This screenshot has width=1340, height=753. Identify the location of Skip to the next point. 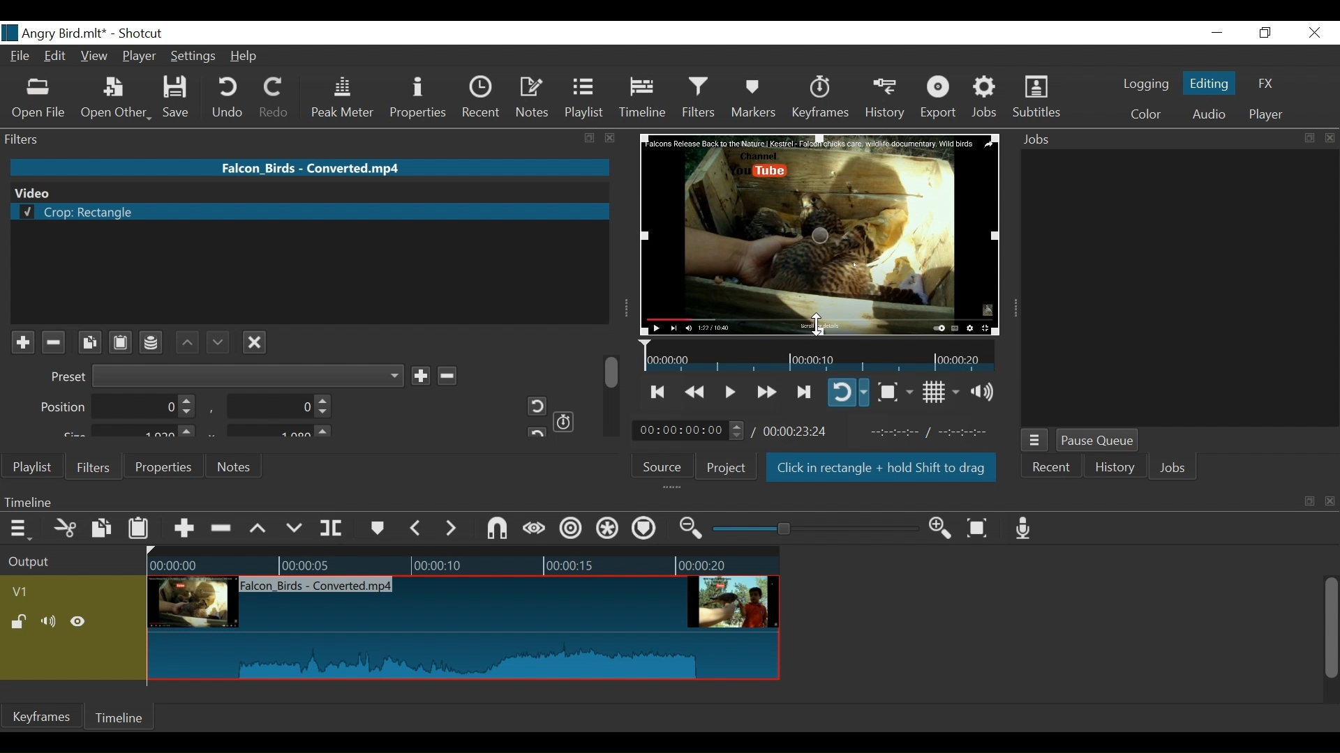
(805, 393).